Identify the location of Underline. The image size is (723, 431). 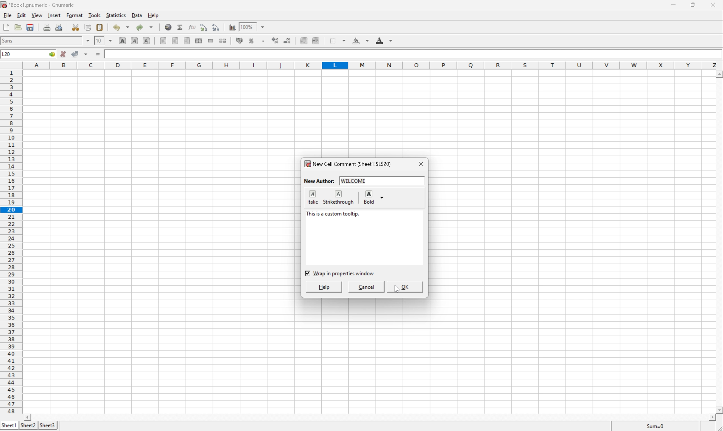
(146, 41).